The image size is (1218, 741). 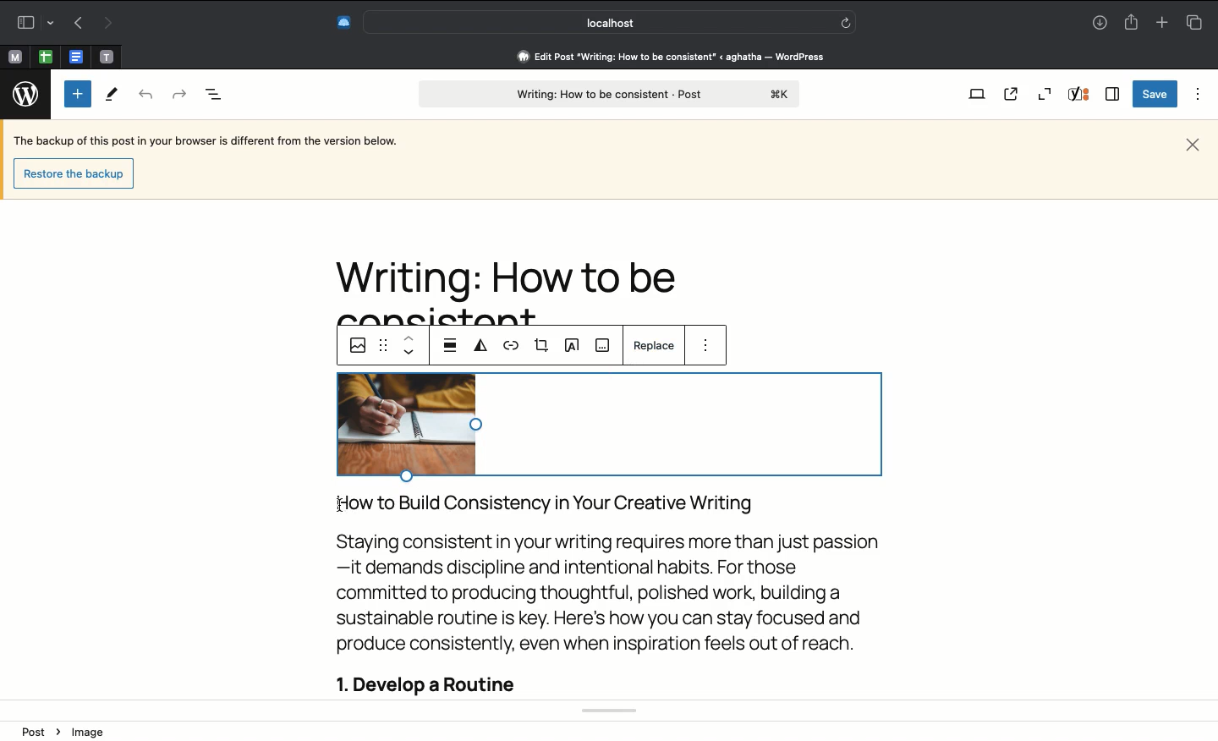 I want to click on Save, so click(x=1155, y=94).